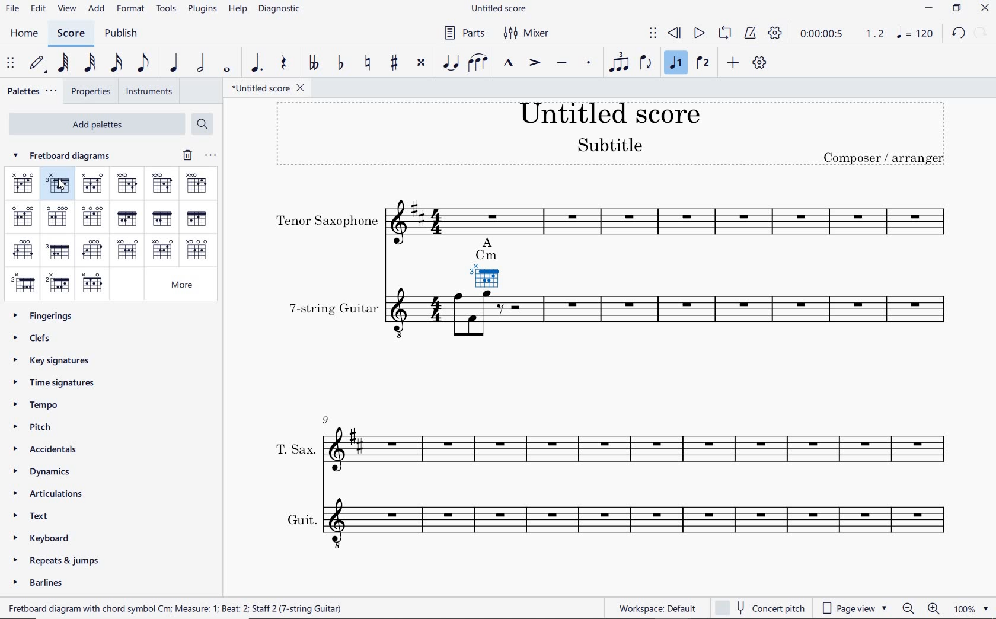 The height and width of the screenshot is (619, 996). I want to click on CM, so click(58, 186).